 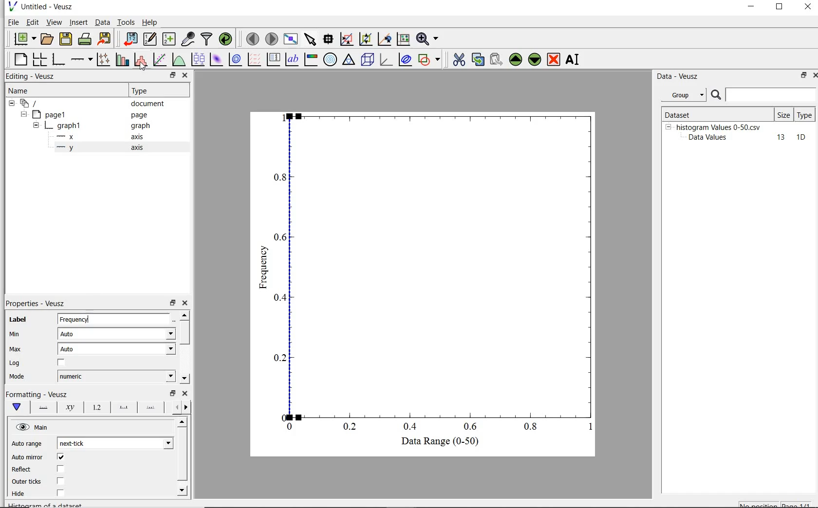 What do you see at coordinates (60, 469) in the screenshot?
I see `checkbox` at bounding box center [60, 469].